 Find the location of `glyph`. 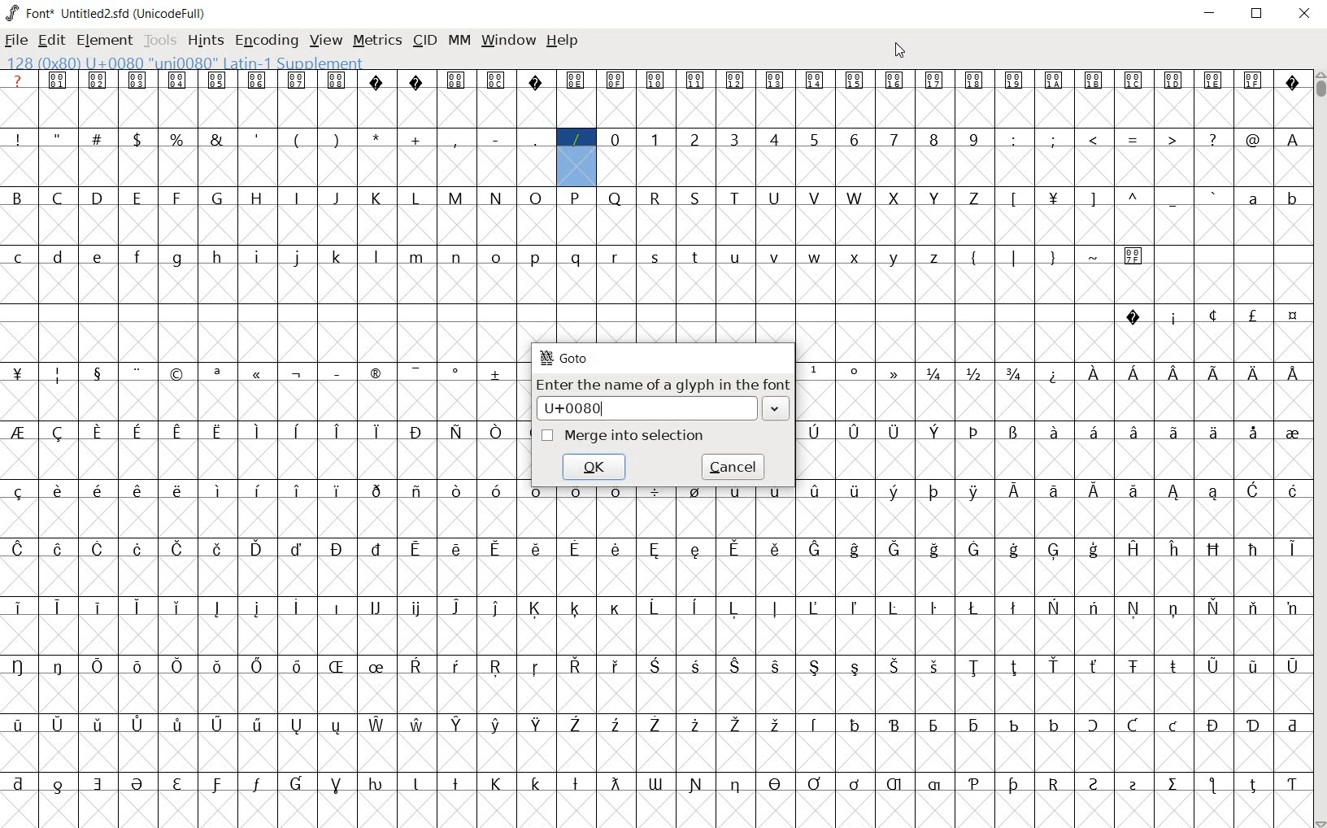

glyph is located at coordinates (1053, 259).